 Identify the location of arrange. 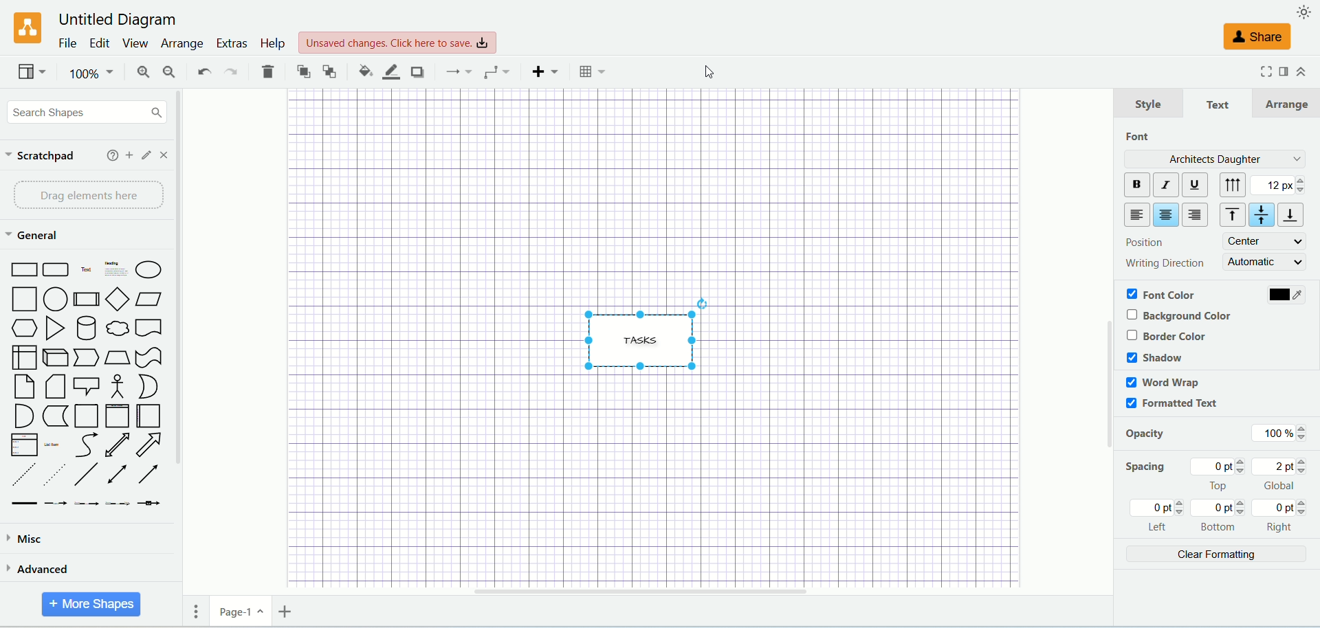
(181, 45).